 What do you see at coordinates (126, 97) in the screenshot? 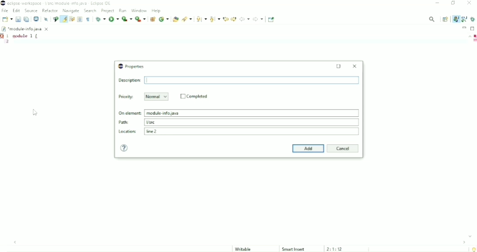
I see `Priority` at bounding box center [126, 97].